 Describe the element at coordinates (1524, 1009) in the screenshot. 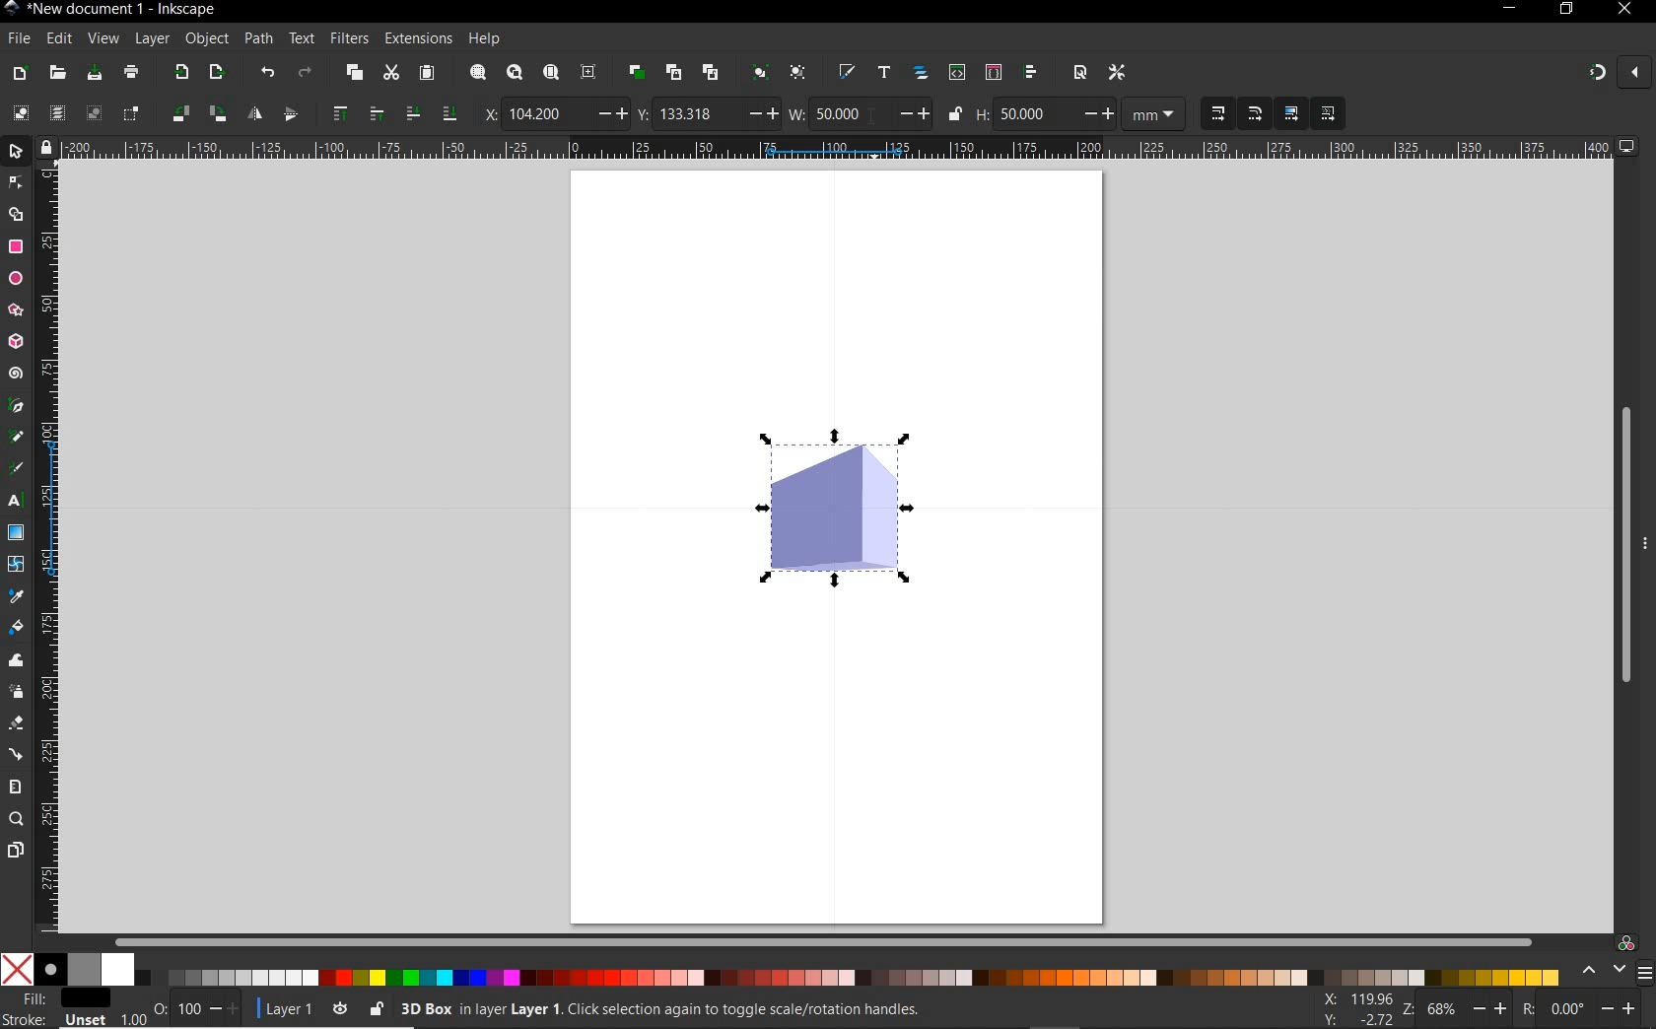

I see `rotation` at that location.